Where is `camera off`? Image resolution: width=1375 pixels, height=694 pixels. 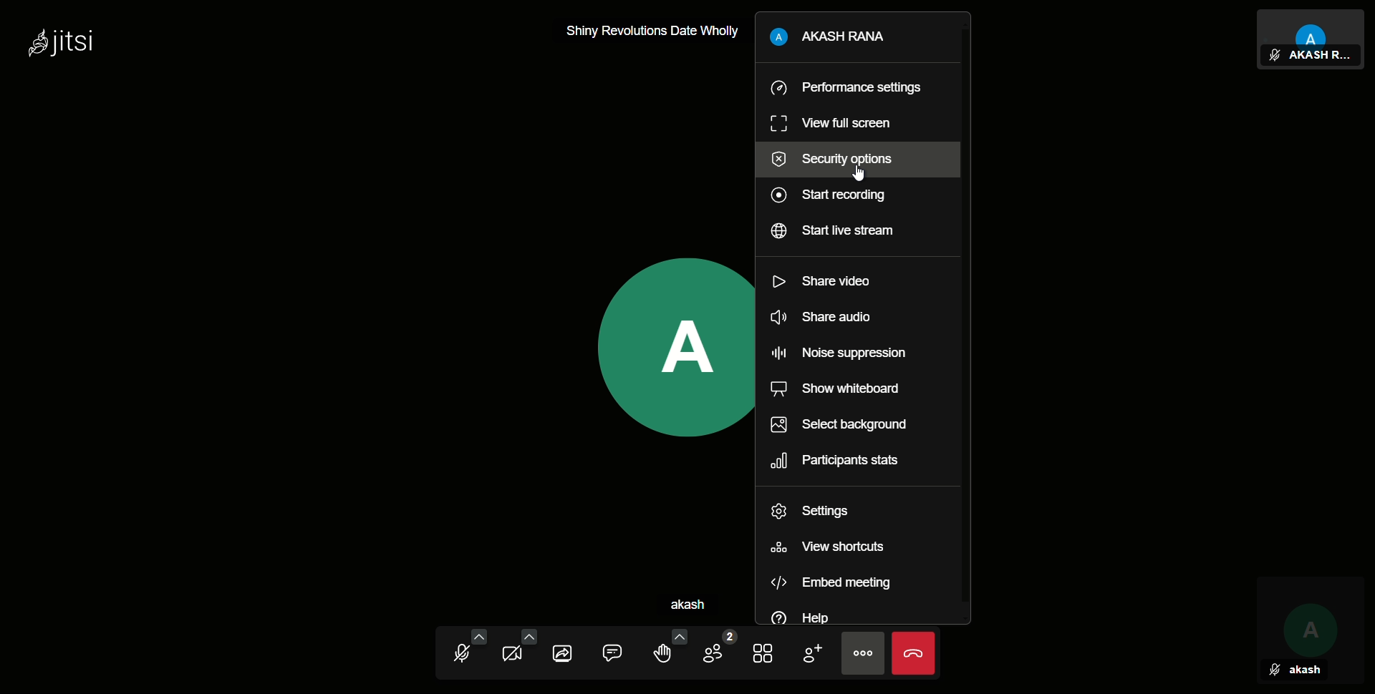 camera off is located at coordinates (515, 651).